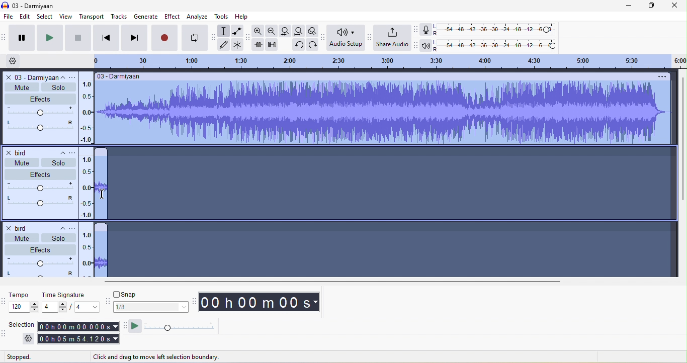 This screenshot has width=687, height=363. What do you see at coordinates (300, 32) in the screenshot?
I see `fit project to width` at bounding box center [300, 32].